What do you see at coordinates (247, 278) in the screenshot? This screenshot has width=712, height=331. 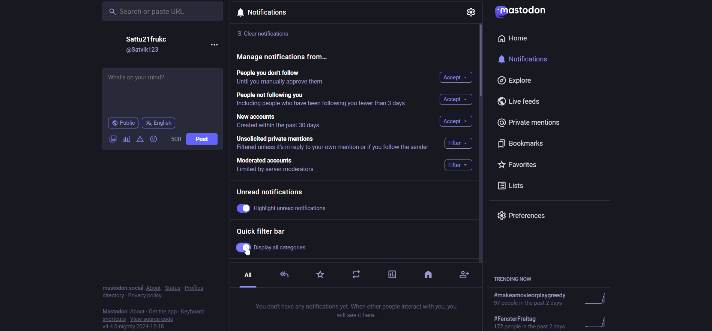 I see `all` at bounding box center [247, 278].